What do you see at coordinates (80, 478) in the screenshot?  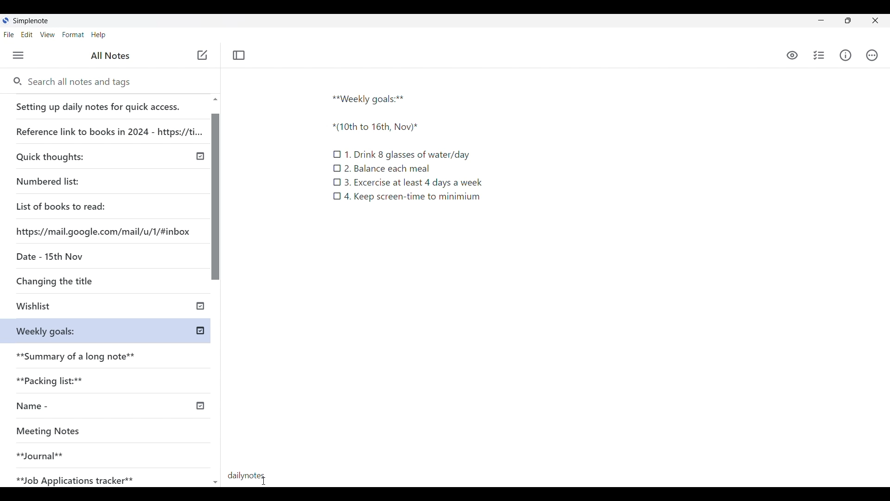 I see `Job Application tracker` at bounding box center [80, 478].